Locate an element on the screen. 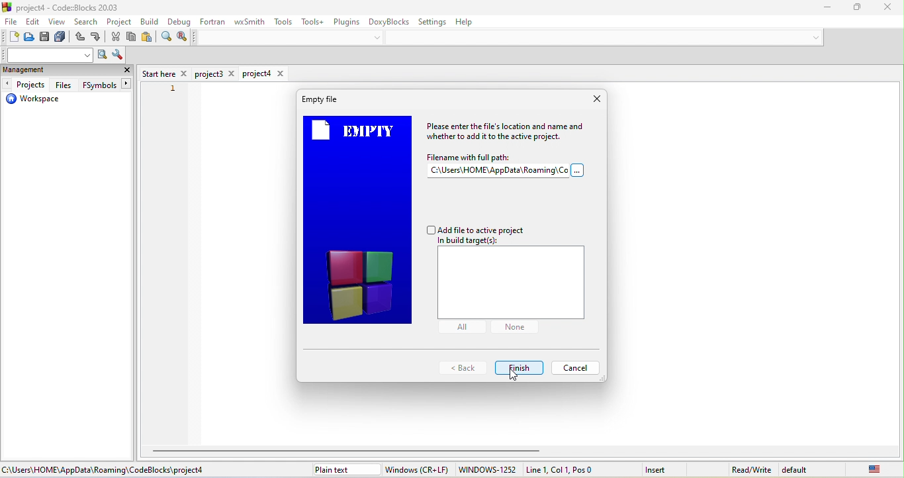 The image size is (904, 478). default is located at coordinates (799, 469).